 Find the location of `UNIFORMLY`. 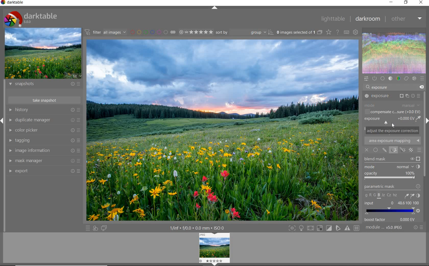

UNIFORMLY is located at coordinates (376, 149).